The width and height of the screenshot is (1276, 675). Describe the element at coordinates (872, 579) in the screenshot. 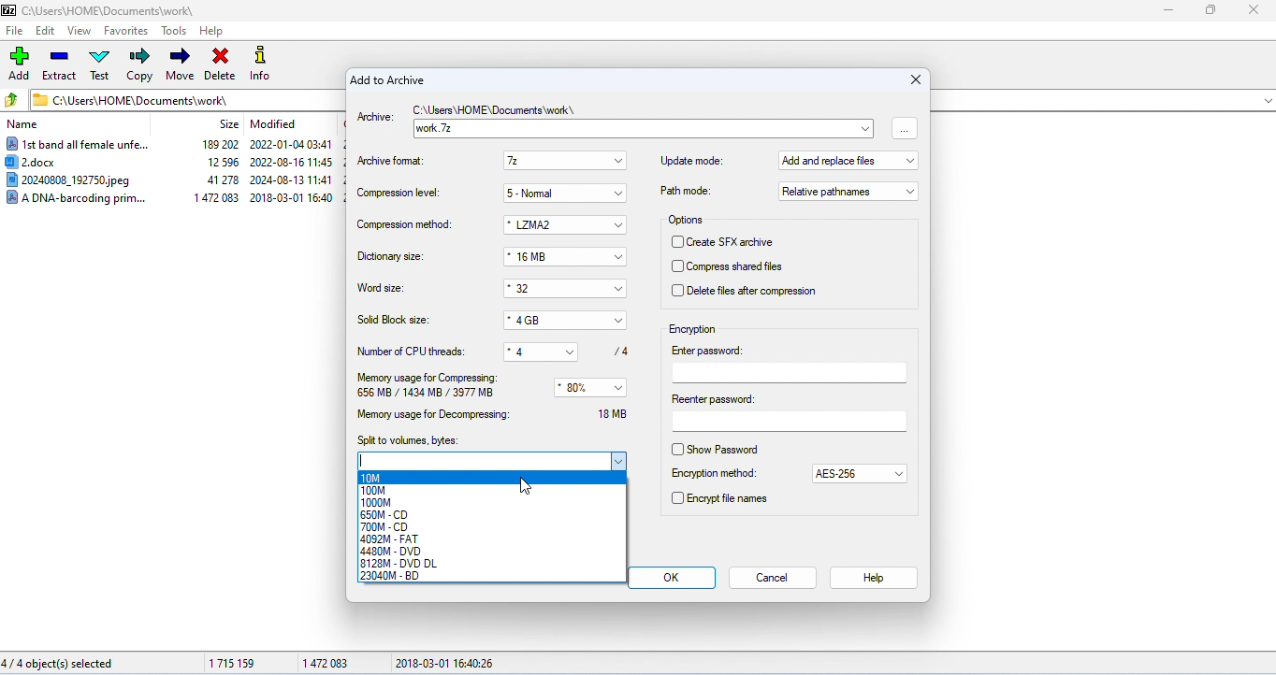

I see `help` at that location.